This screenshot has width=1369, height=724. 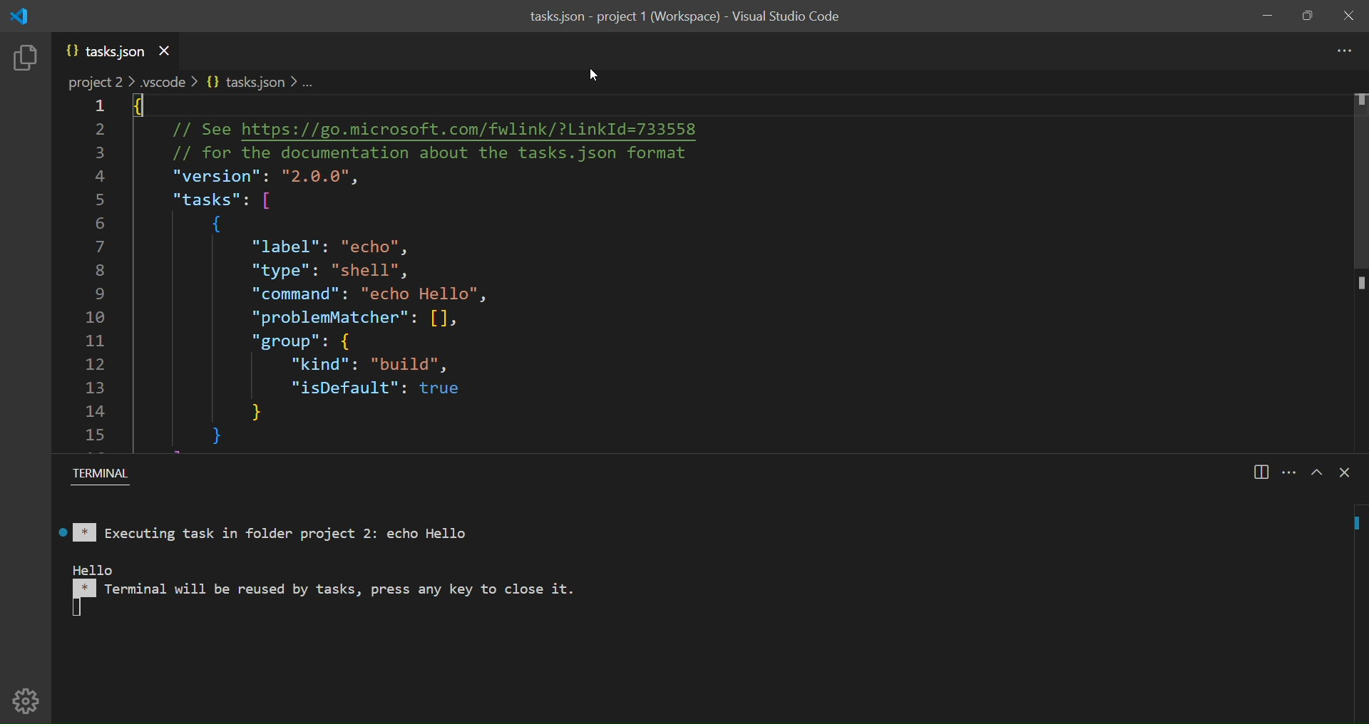 What do you see at coordinates (94, 477) in the screenshot?
I see `Terminal` at bounding box center [94, 477].